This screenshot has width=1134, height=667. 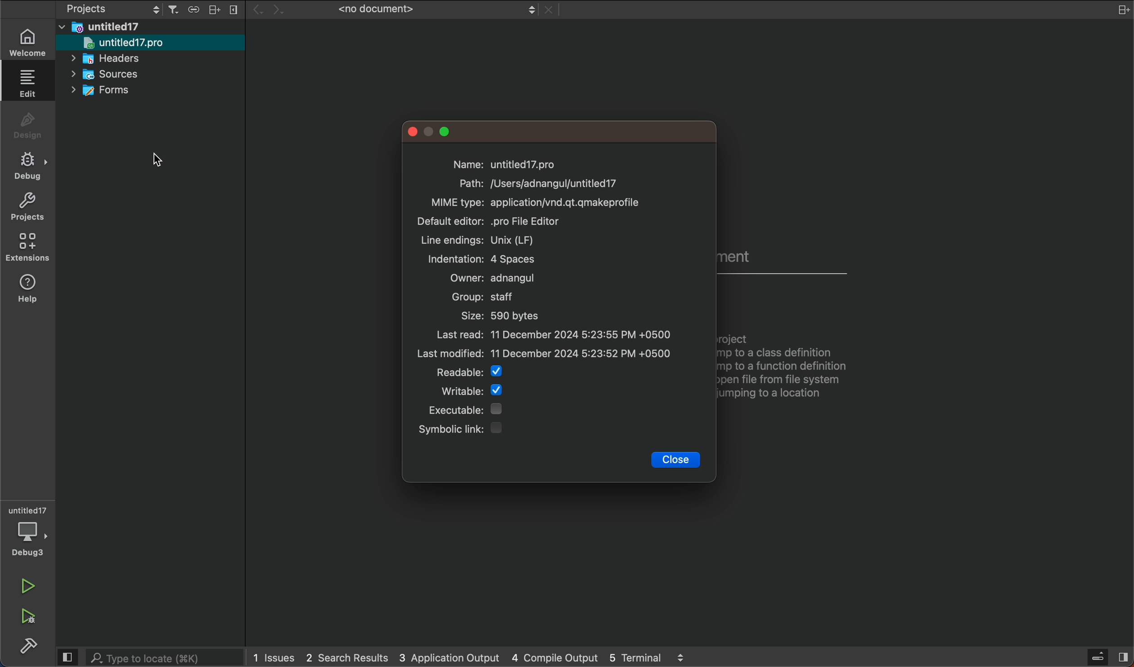 What do you see at coordinates (679, 462) in the screenshot?
I see `close` at bounding box center [679, 462].